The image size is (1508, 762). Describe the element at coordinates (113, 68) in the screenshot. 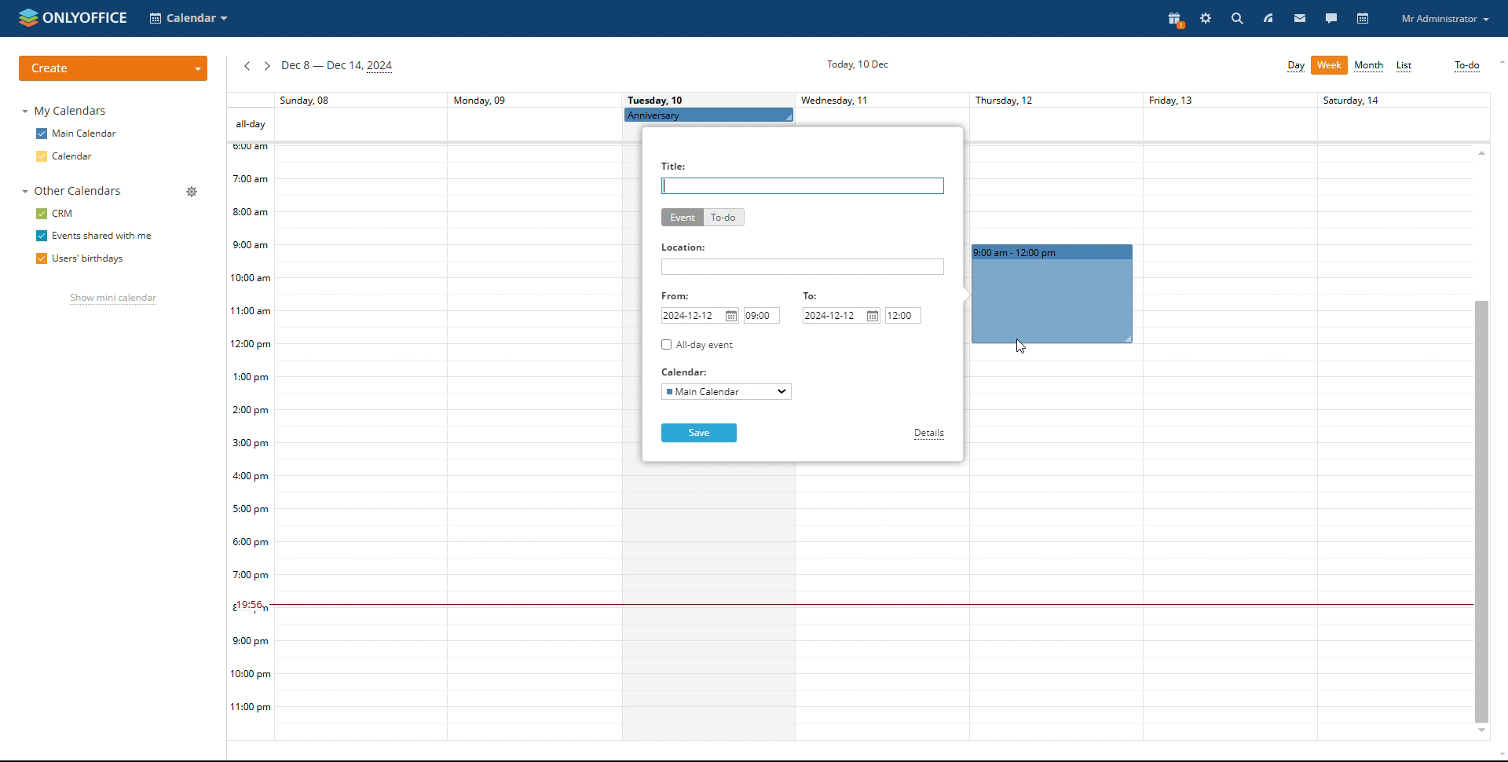

I see `create` at that location.